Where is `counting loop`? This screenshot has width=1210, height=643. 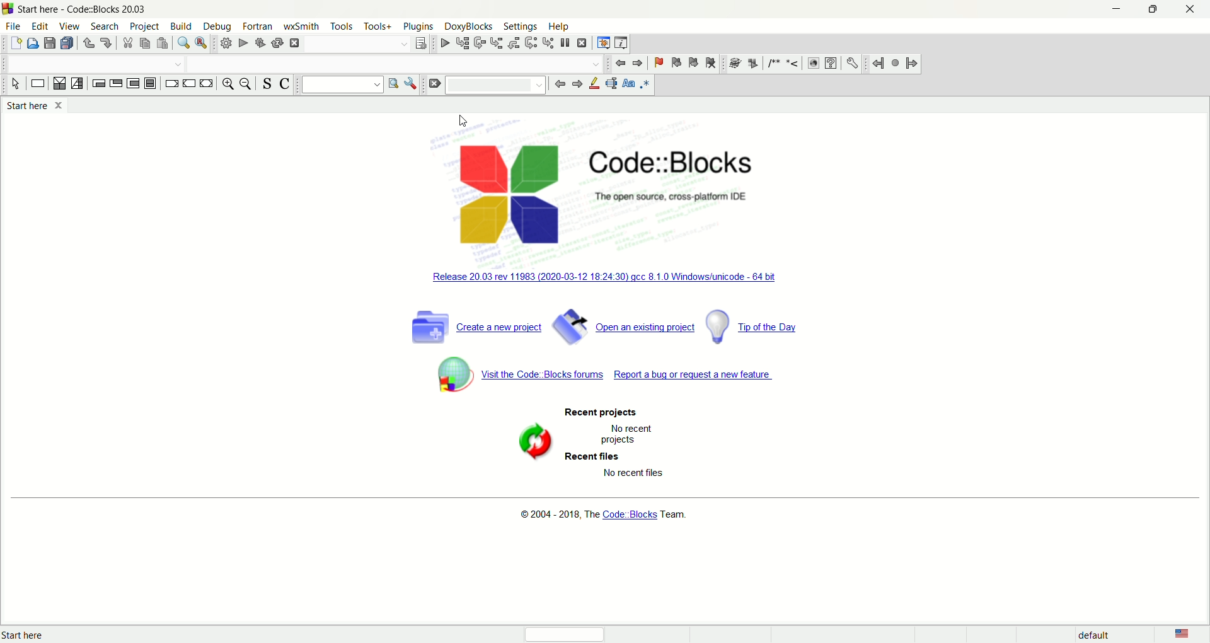
counting loop is located at coordinates (132, 84).